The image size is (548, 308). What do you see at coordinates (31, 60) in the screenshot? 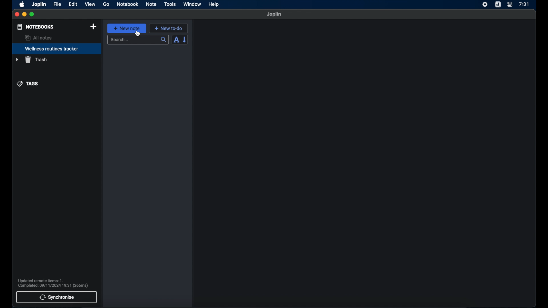
I see `trash` at bounding box center [31, 60].